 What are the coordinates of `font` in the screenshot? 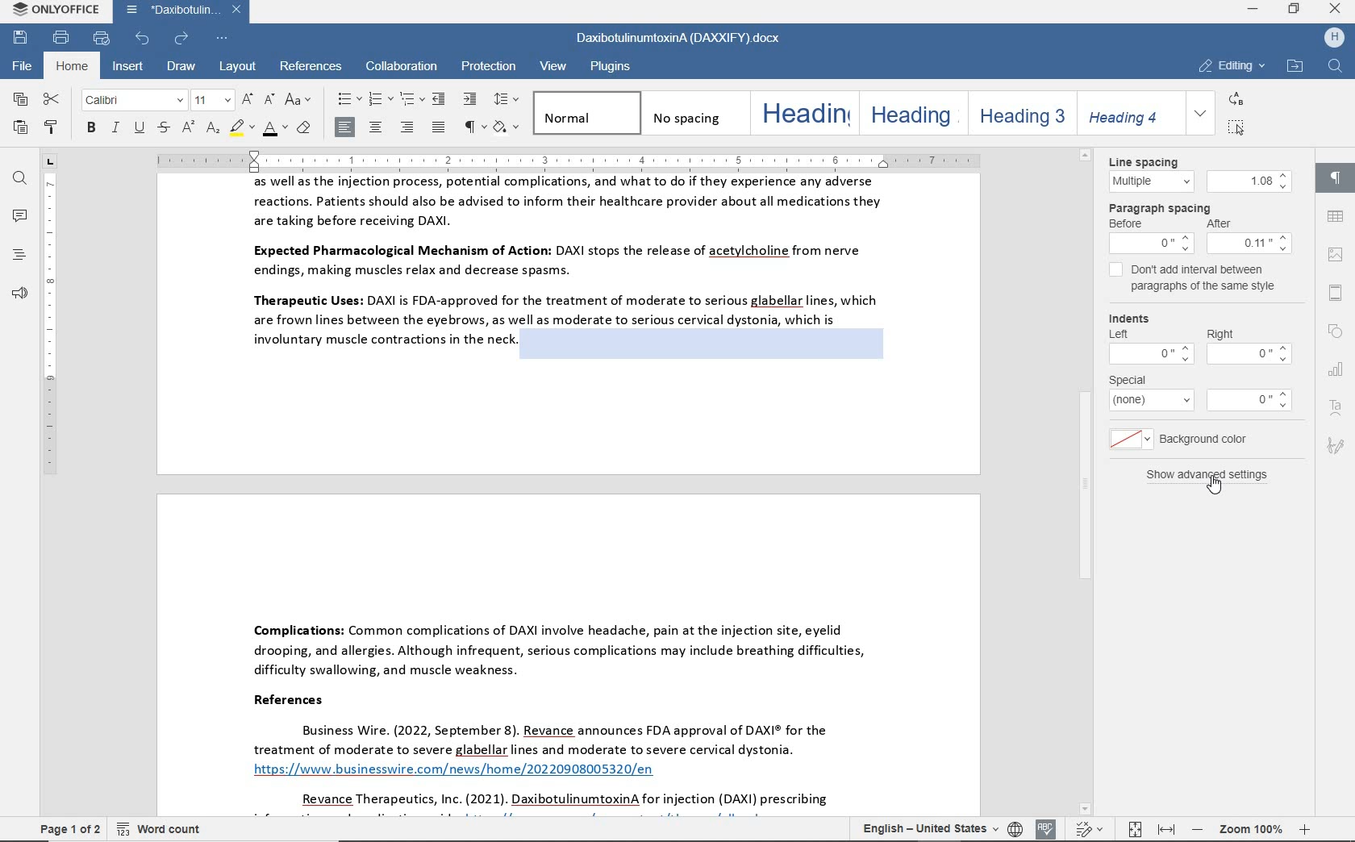 It's located at (132, 101).